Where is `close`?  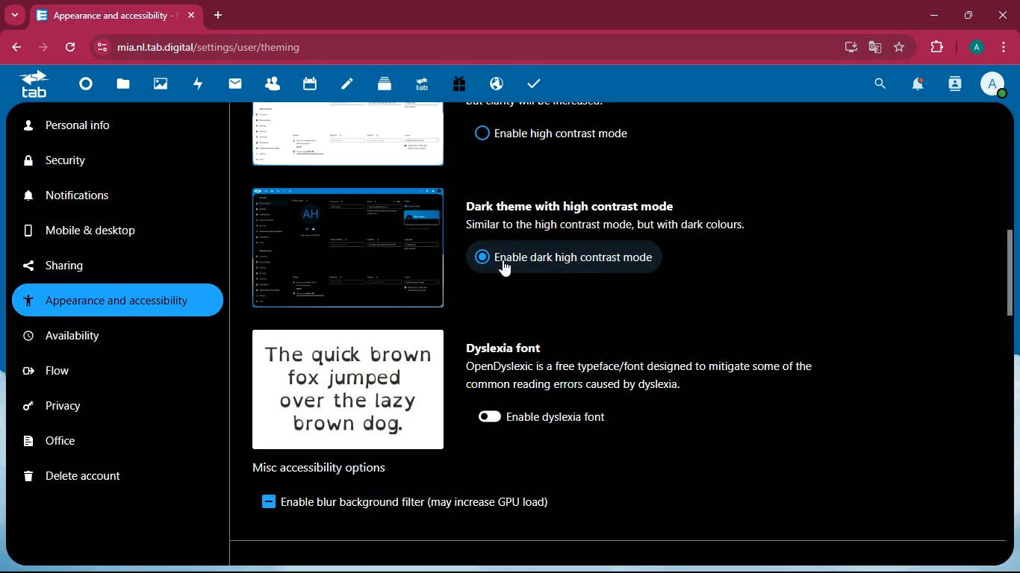 close is located at coordinates (193, 16).